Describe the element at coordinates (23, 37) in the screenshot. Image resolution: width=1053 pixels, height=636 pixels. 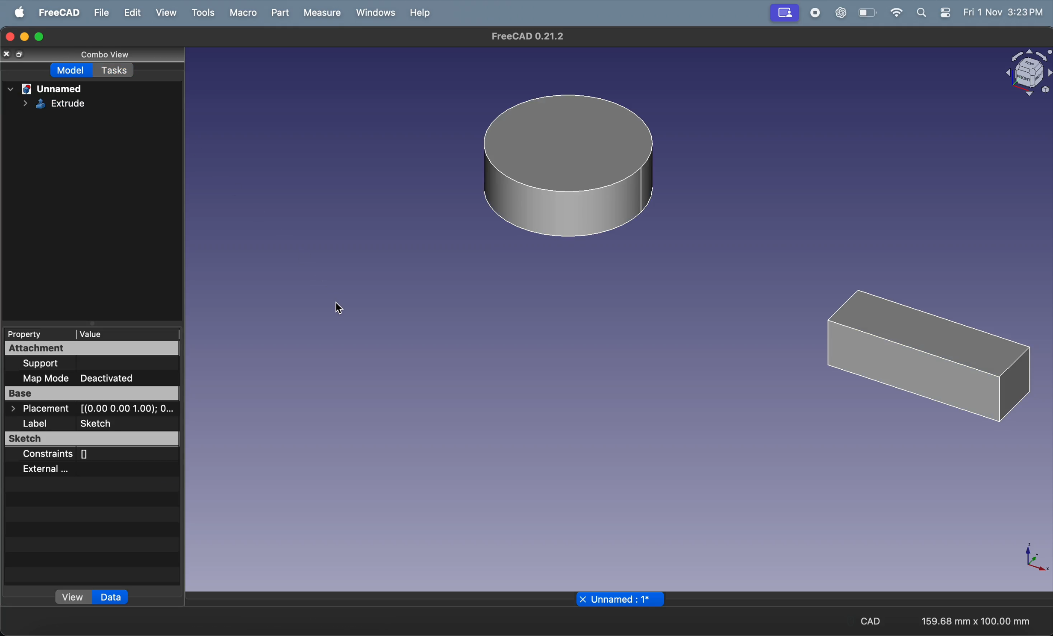
I see `minimize` at that location.